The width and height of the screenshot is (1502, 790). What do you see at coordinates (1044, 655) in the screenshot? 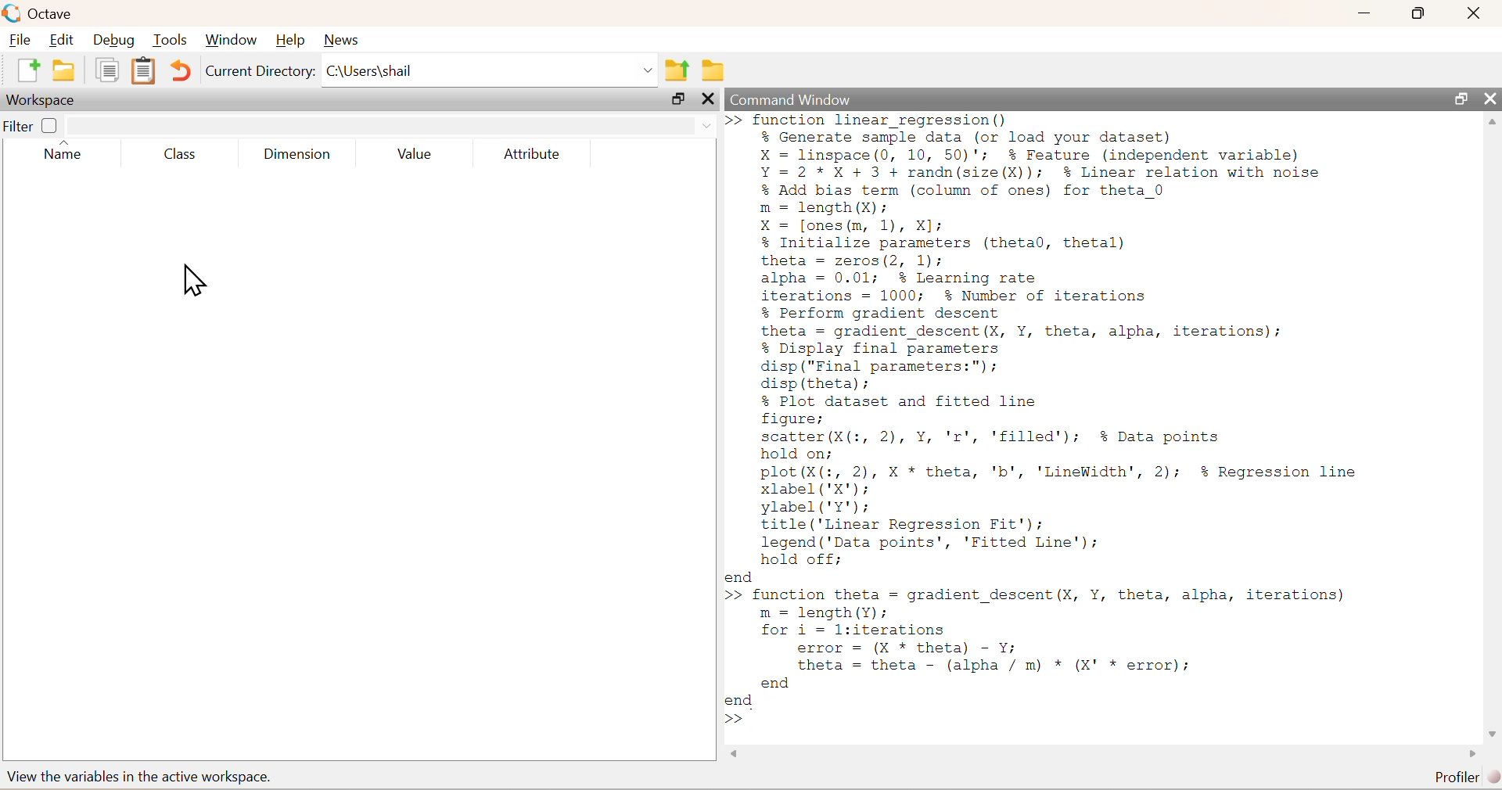
I see `>> function theta = gradient descent (X, Y, theta, alpha, iterations)
m = length(Y);
for i = l:iterations
error = (X * theta) - Y;
theta = theta - (alpha / m) * (X' * error);
end
end
>>` at bounding box center [1044, 655].